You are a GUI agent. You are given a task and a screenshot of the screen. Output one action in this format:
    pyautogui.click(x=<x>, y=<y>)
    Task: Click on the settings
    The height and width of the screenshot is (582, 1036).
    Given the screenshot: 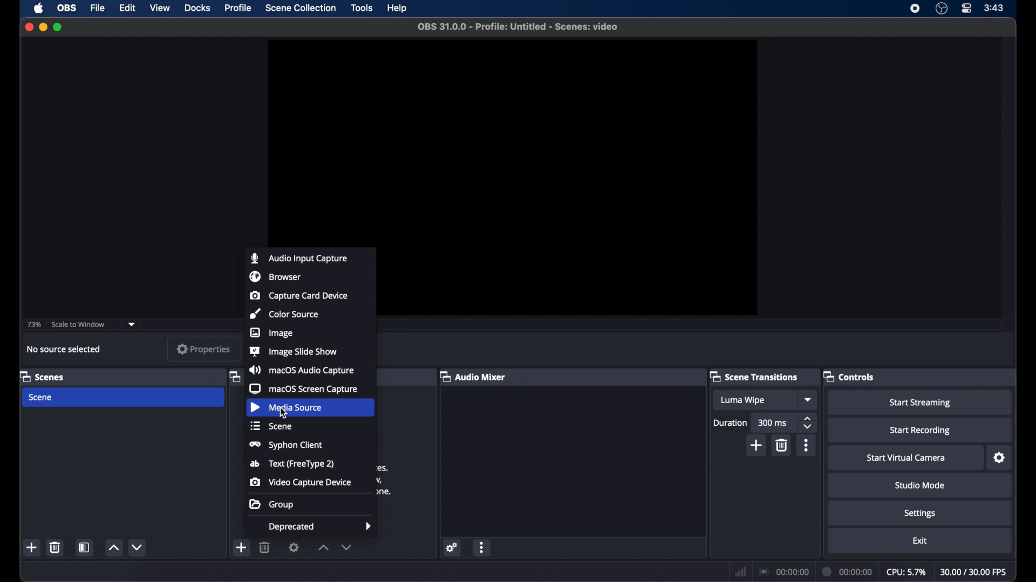 What is the action you would take?
    pyautogui.click(x=921, y=514)
    